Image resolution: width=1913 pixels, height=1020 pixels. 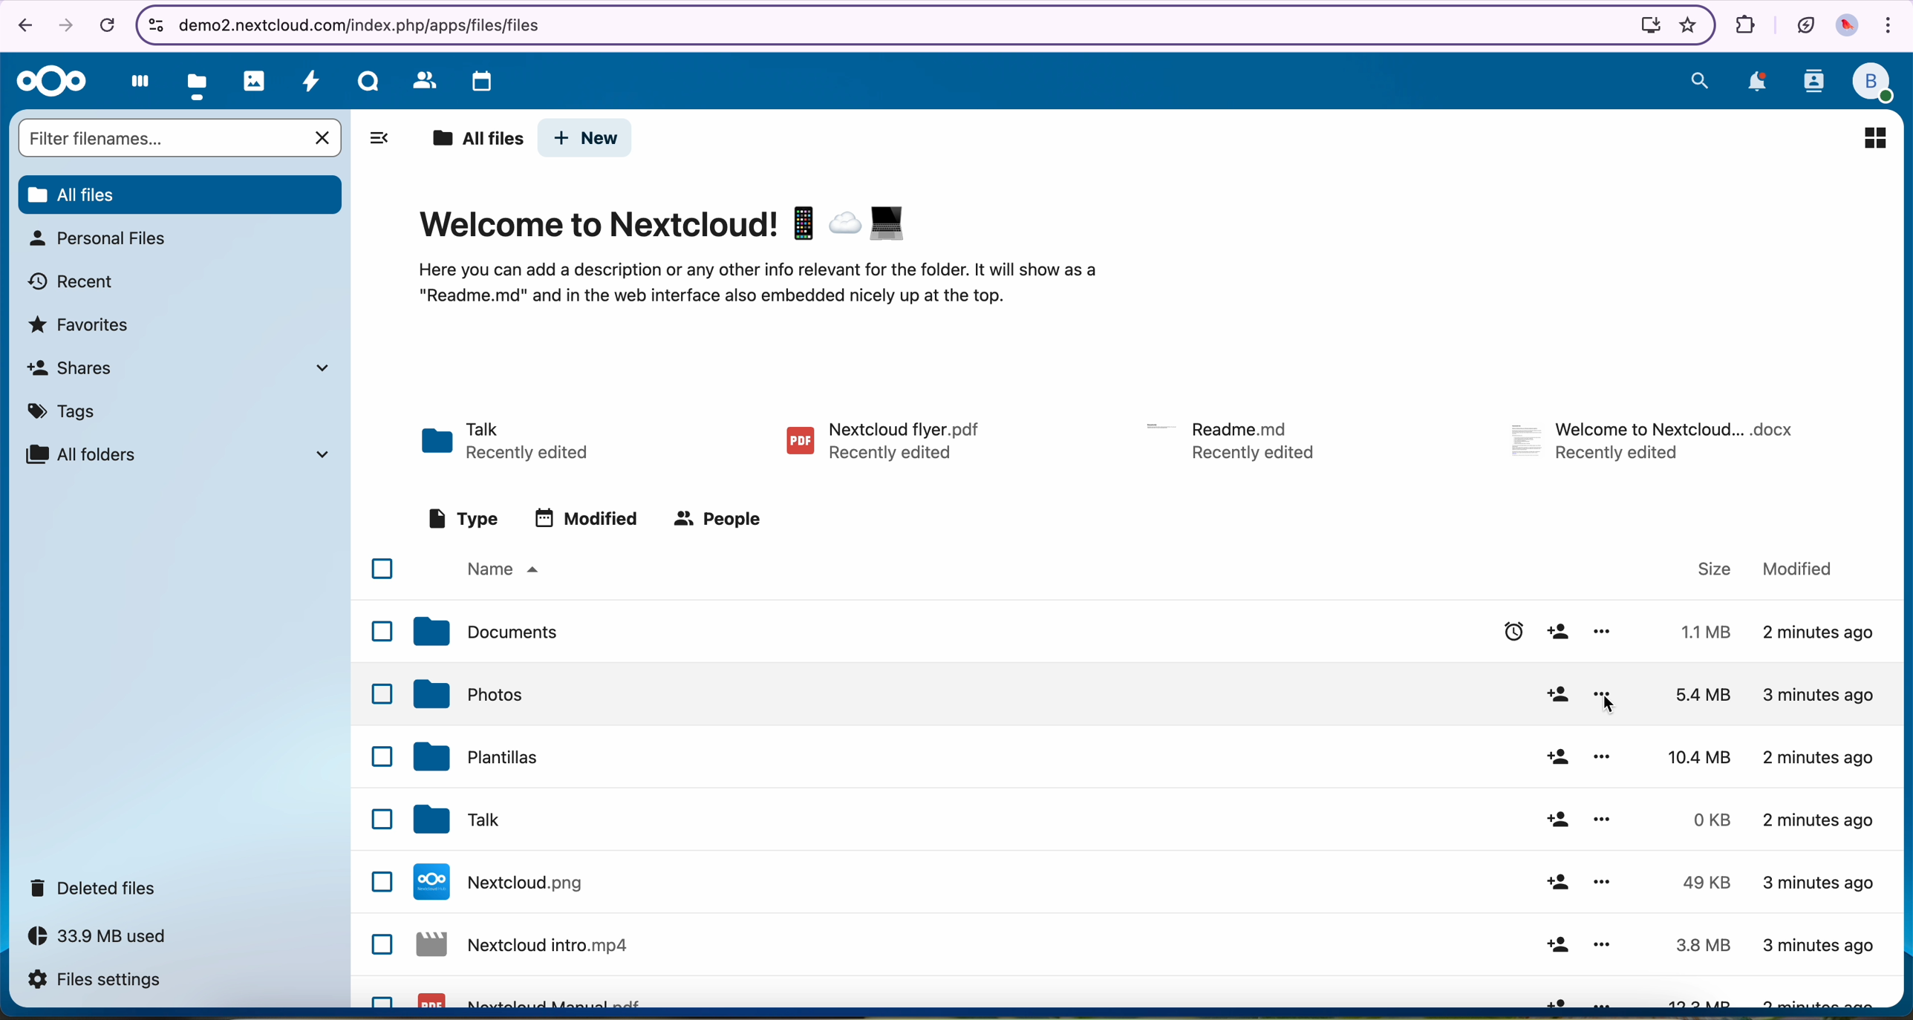 I want to click on 3 minutes ago, so click(x=1819, y=694).